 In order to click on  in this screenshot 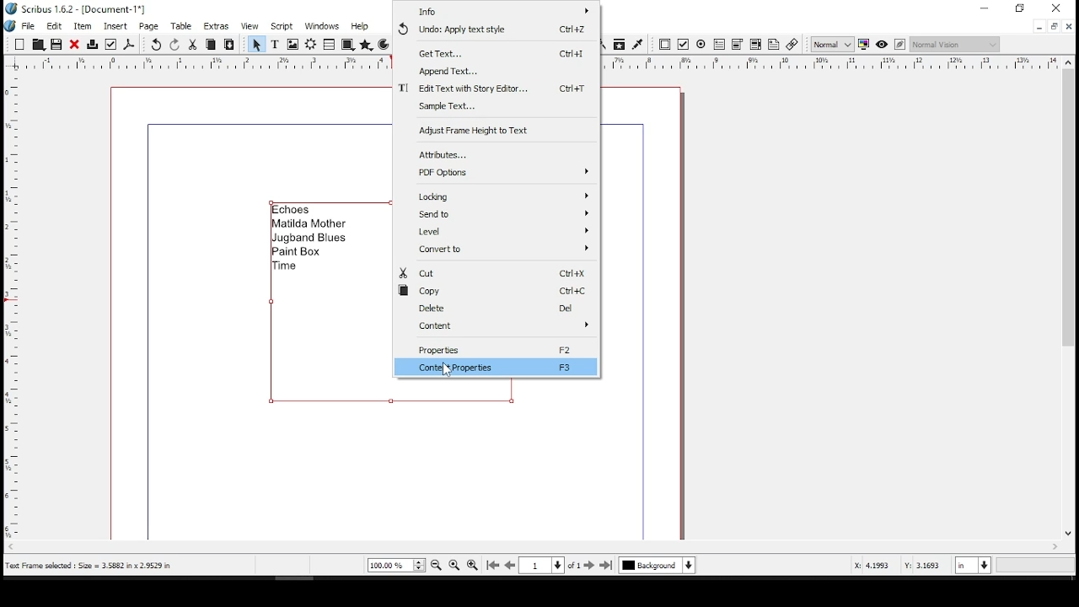, I will do `click(38, 44)`.